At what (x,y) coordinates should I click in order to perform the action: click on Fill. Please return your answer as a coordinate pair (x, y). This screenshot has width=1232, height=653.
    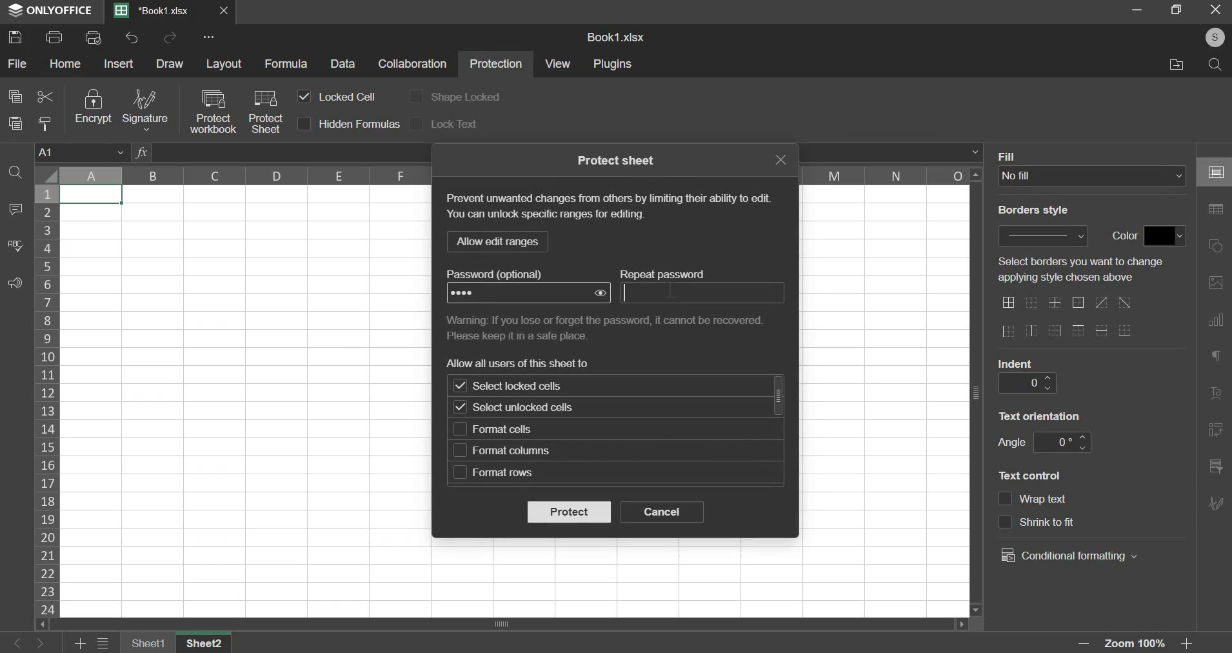
    Looking at the image, I should click on (1009, 156).